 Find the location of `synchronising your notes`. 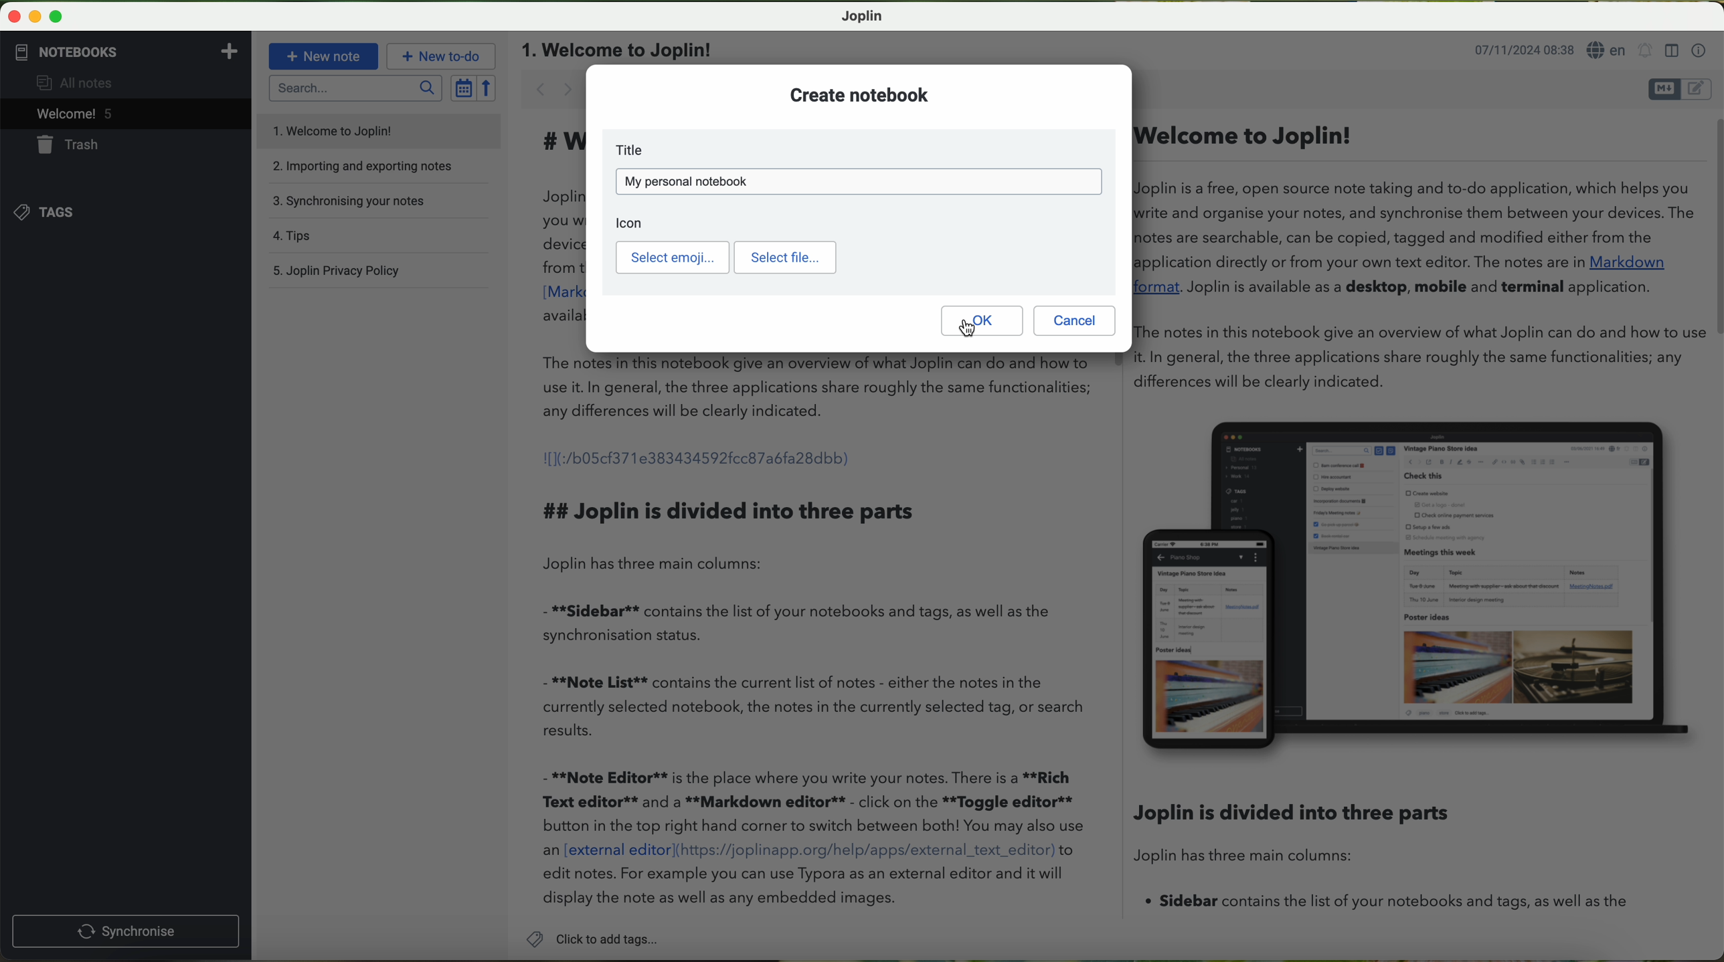

synchronising your notes is located at coordinates (355, 203).